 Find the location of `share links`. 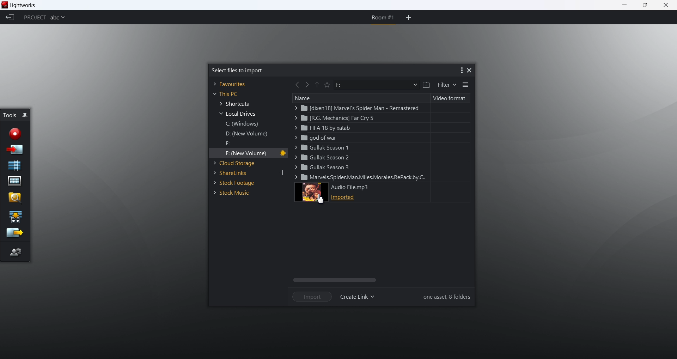

share links is located at coordinates (232, 174).